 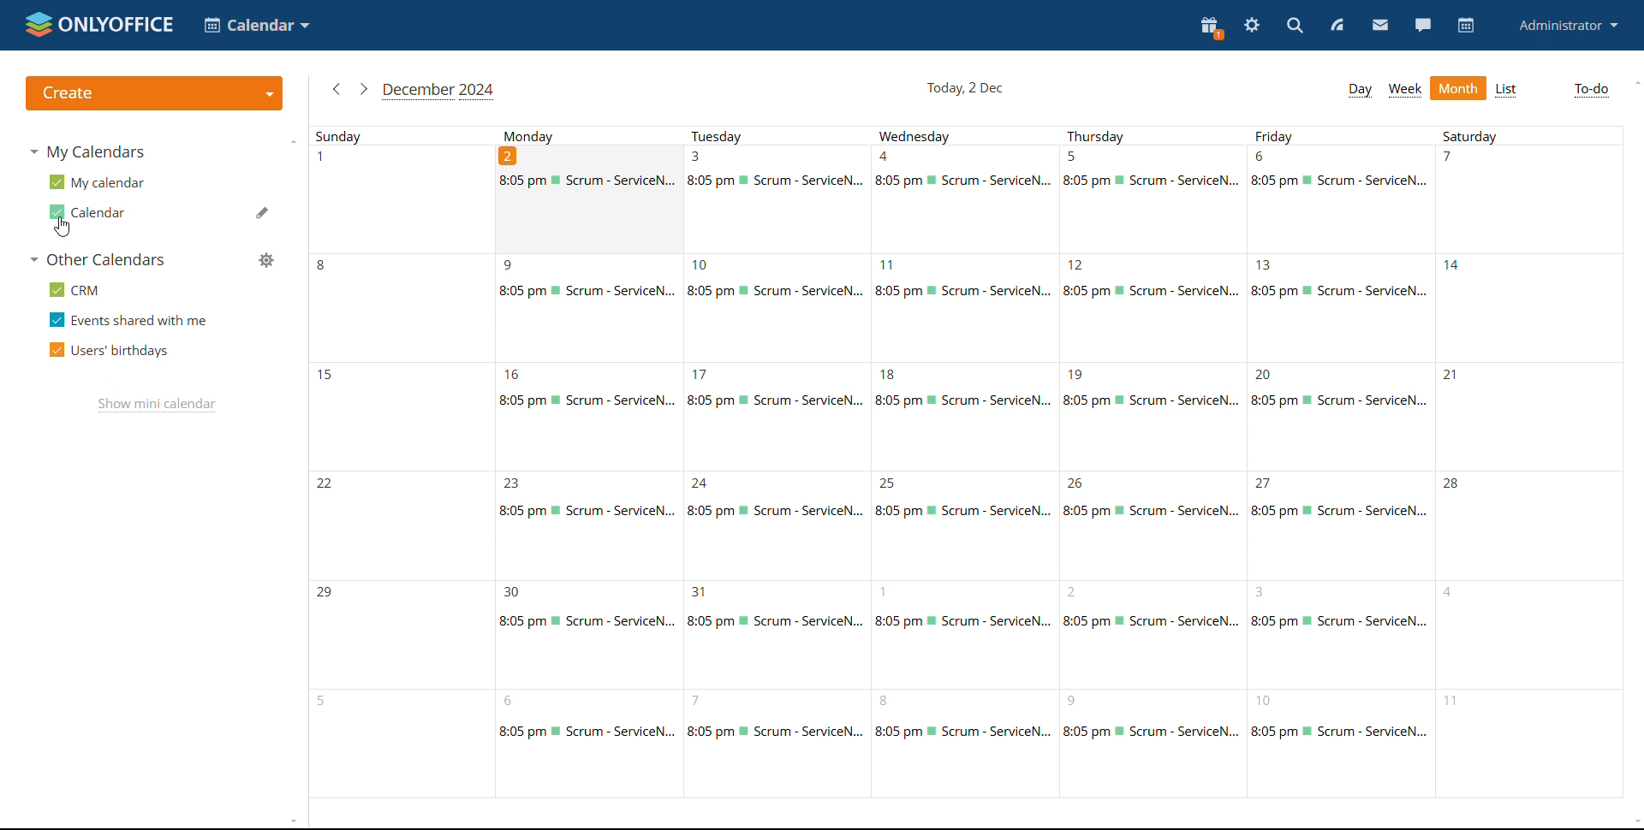 What do you see at coordinates (1338, 634) in the screenshot?
I see `3` at bounding box center [1338, 634].